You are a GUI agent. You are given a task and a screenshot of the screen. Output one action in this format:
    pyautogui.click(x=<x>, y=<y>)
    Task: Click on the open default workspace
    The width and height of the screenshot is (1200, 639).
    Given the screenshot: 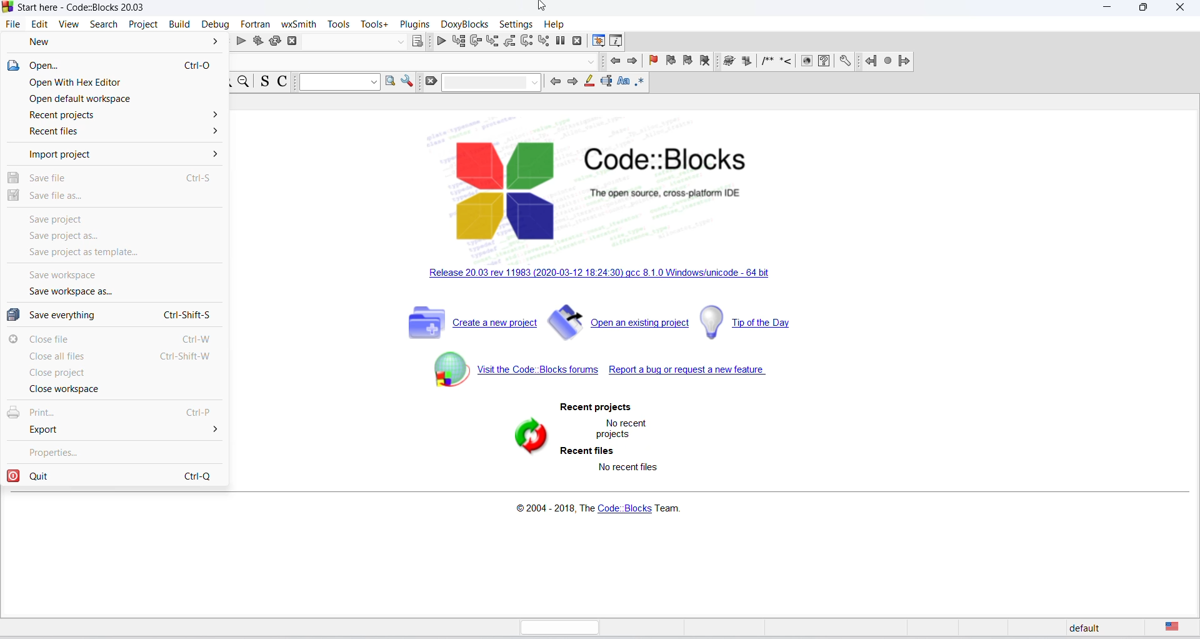 What is the action you would take?
    pyautogui.click(x=111, y=100)
    